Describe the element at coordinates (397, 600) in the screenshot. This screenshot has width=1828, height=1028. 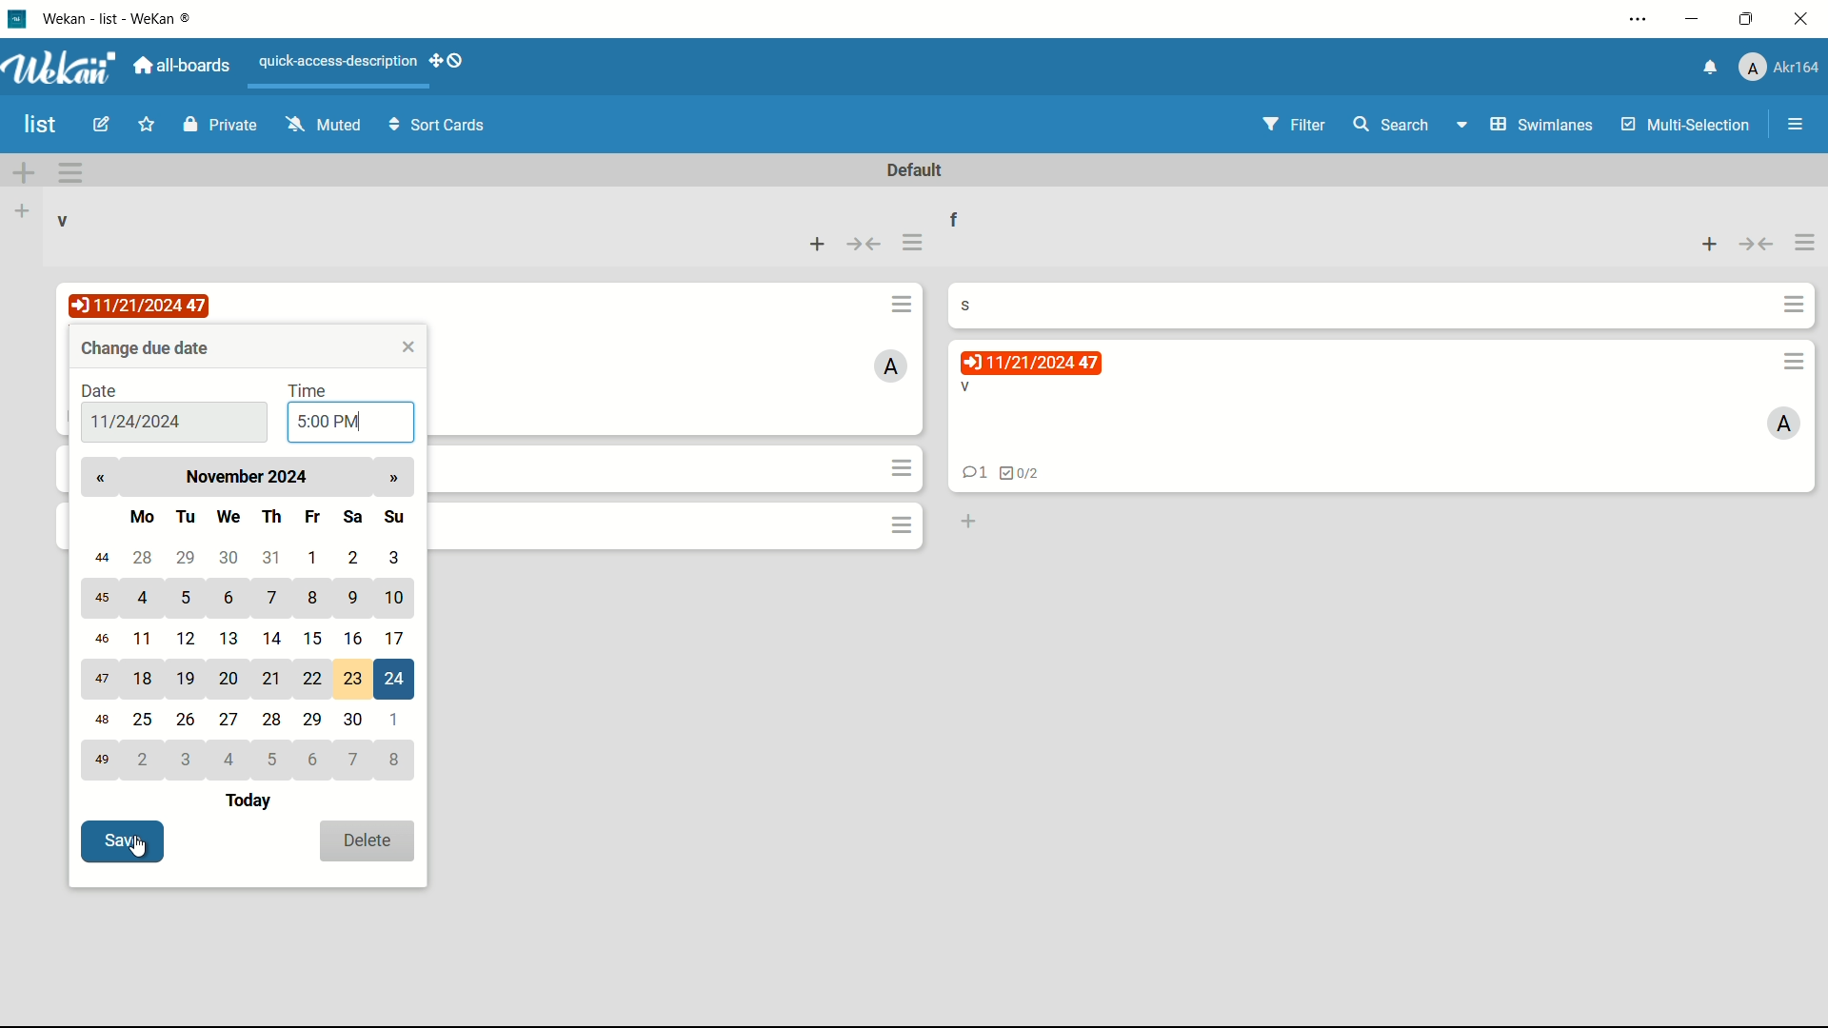
I see `10` at that location.